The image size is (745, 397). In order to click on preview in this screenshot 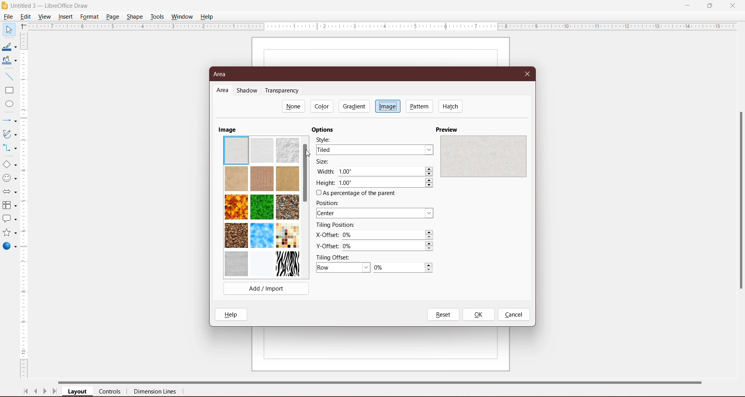, I will do `click(483, 156)`.